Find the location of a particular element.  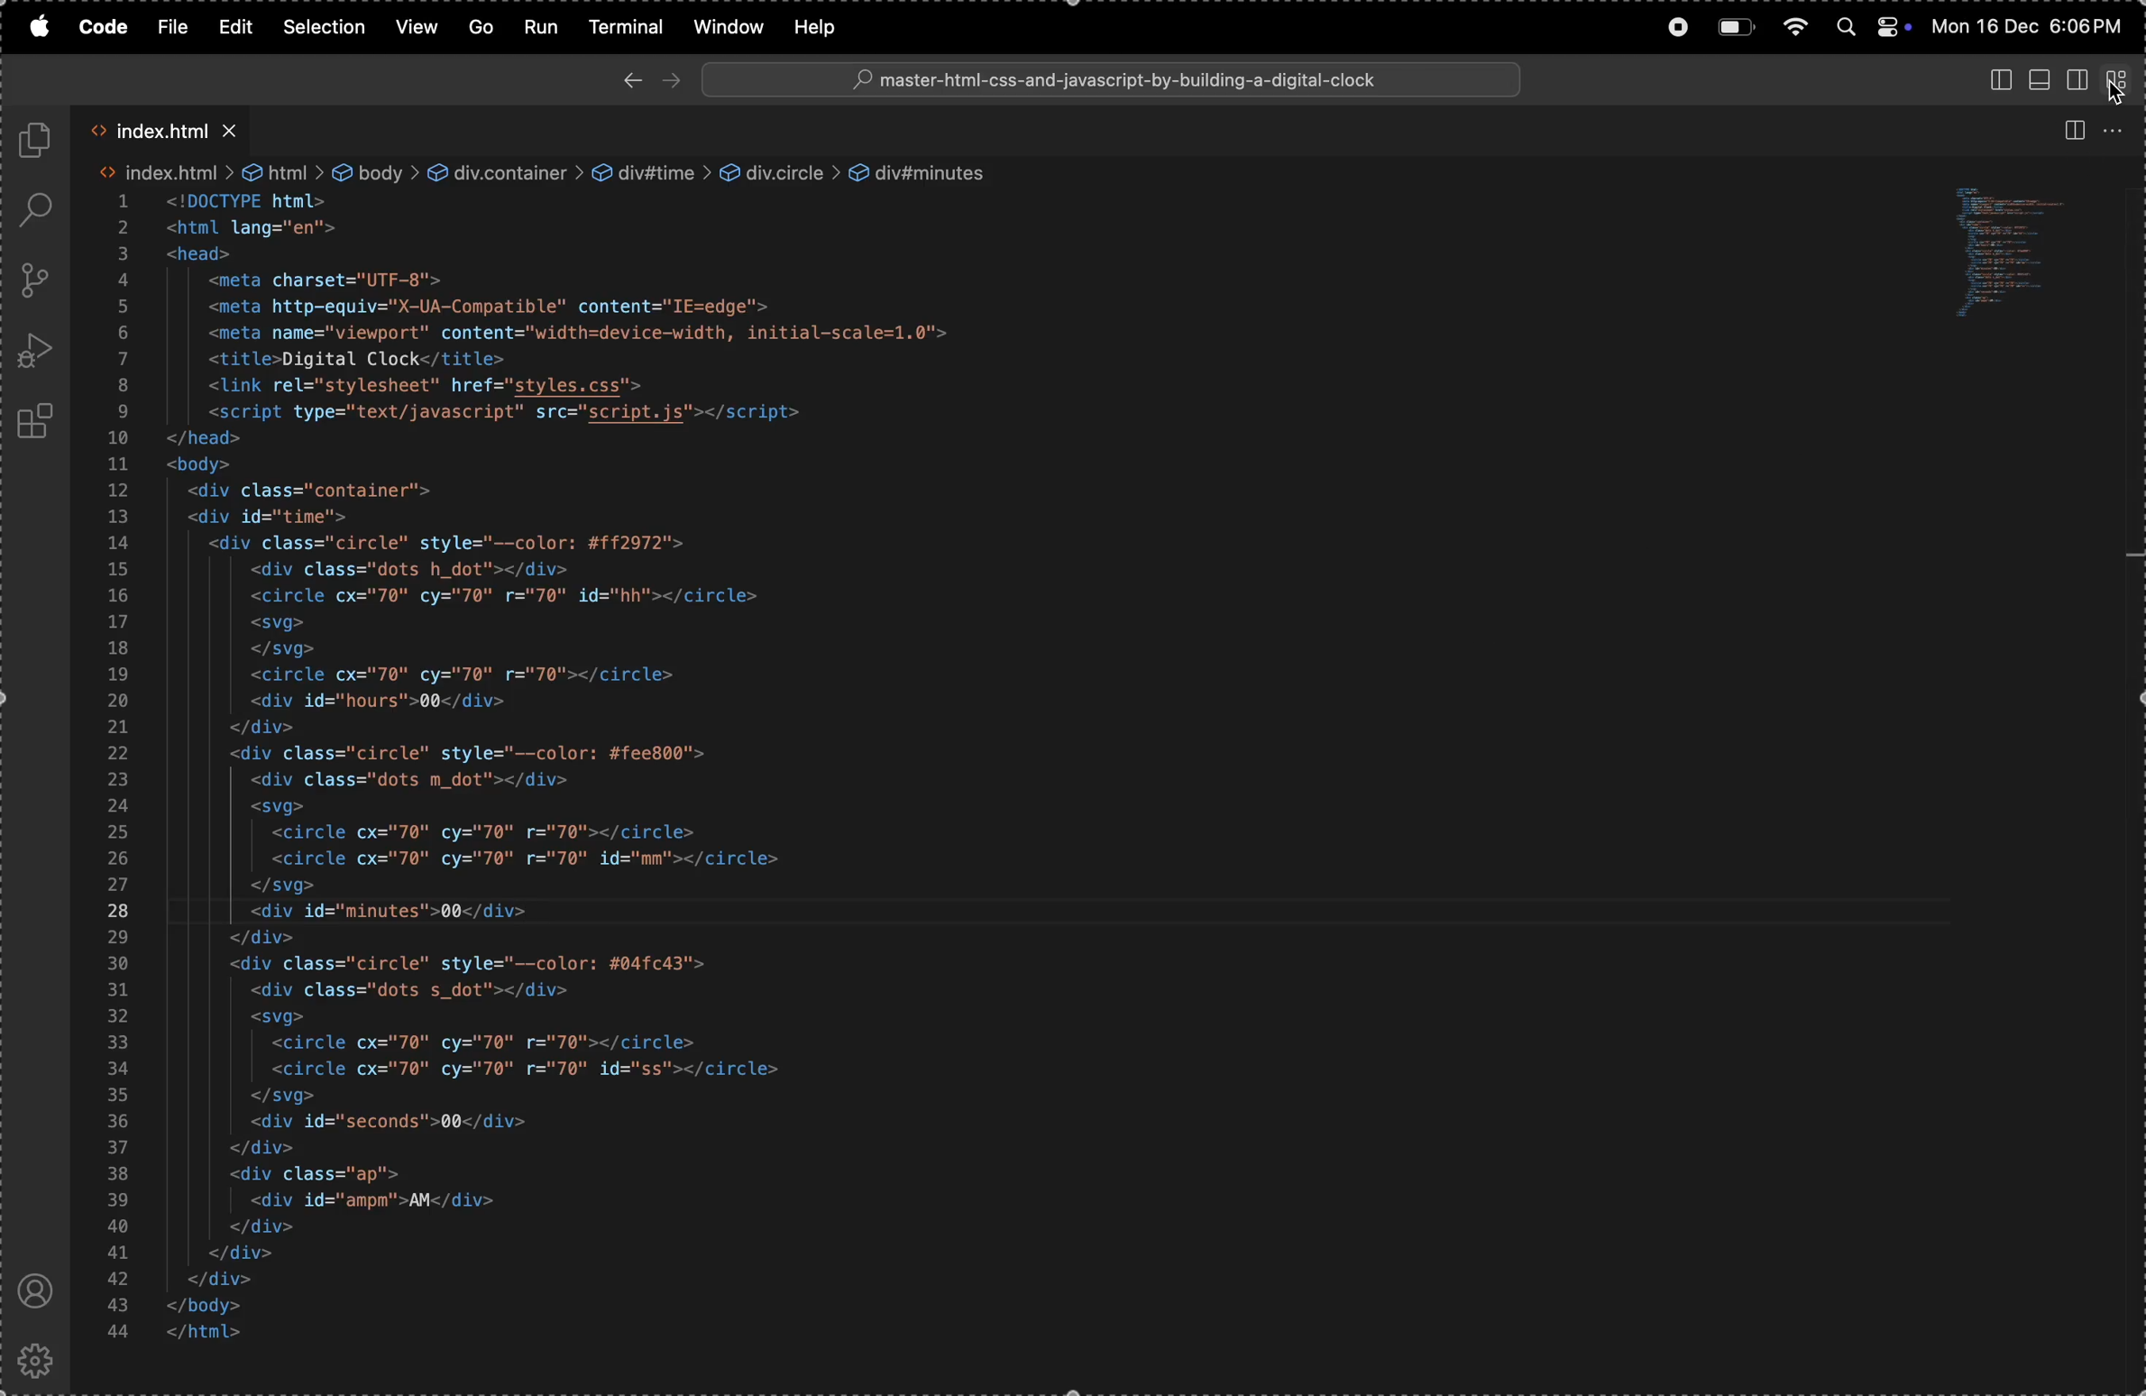

edit is located at coordinates (236, 29).